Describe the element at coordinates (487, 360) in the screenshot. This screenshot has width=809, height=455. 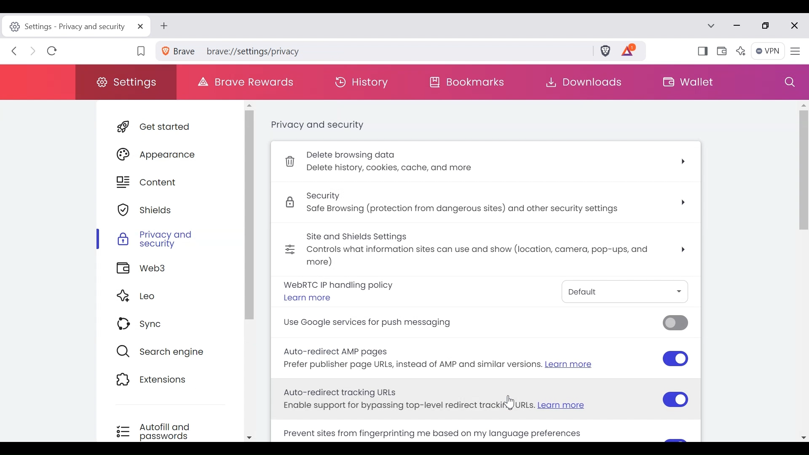
I see `auto-redirect amp pages prefer publisher page URLs, instead of amp and similar versions. learn more` at that location.